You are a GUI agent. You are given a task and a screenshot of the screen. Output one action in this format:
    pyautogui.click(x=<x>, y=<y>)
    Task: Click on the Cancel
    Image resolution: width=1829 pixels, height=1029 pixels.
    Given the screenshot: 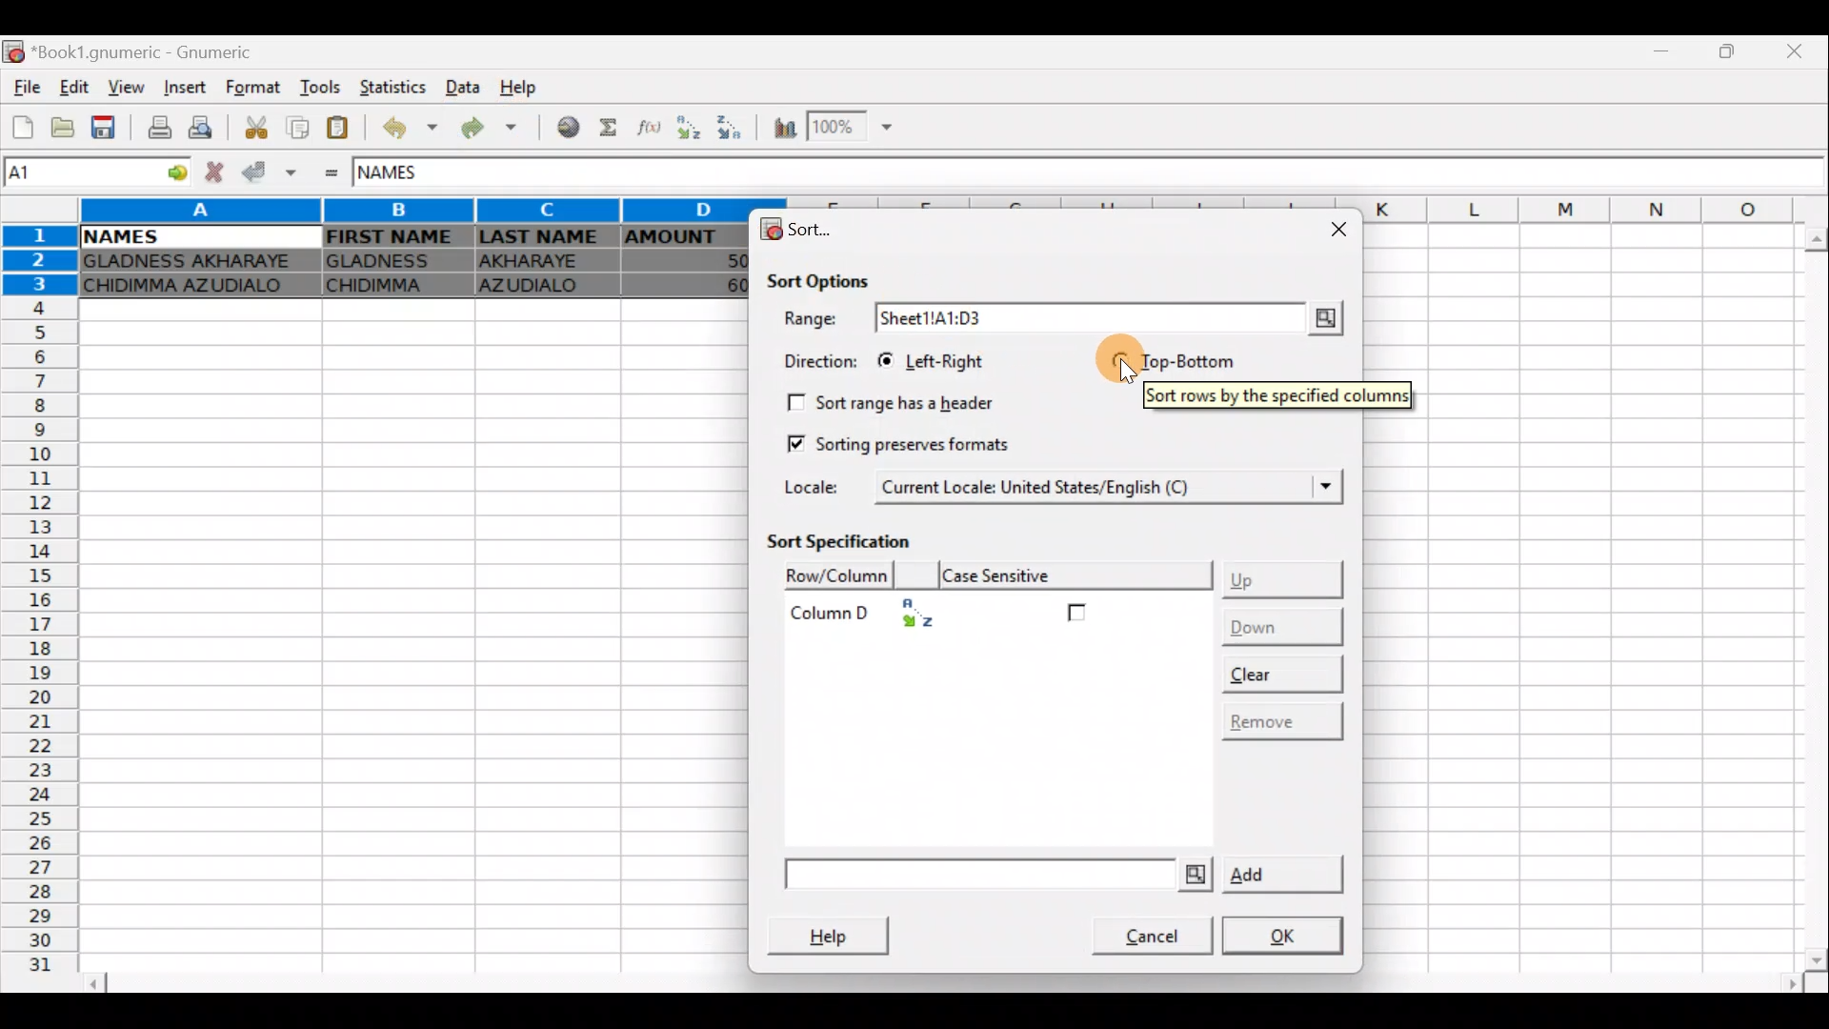 What is the action you would take?
    pyautogui.click(x=1141, y=932)
    